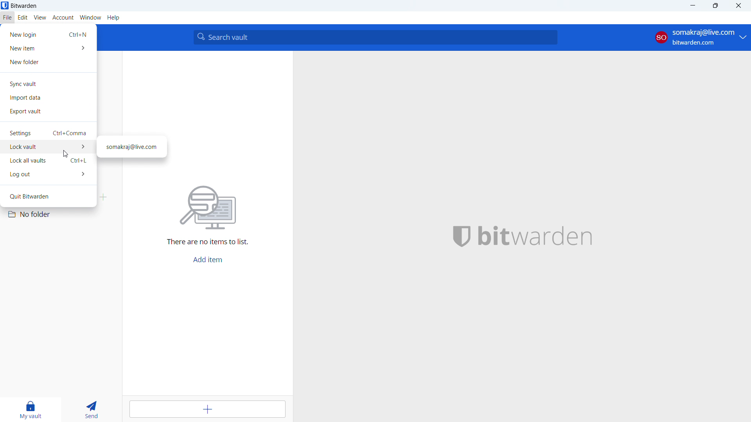  What do you see at coordinates (700, 38) in the screenshot?
I see `account` at bounding box center [700, 38].